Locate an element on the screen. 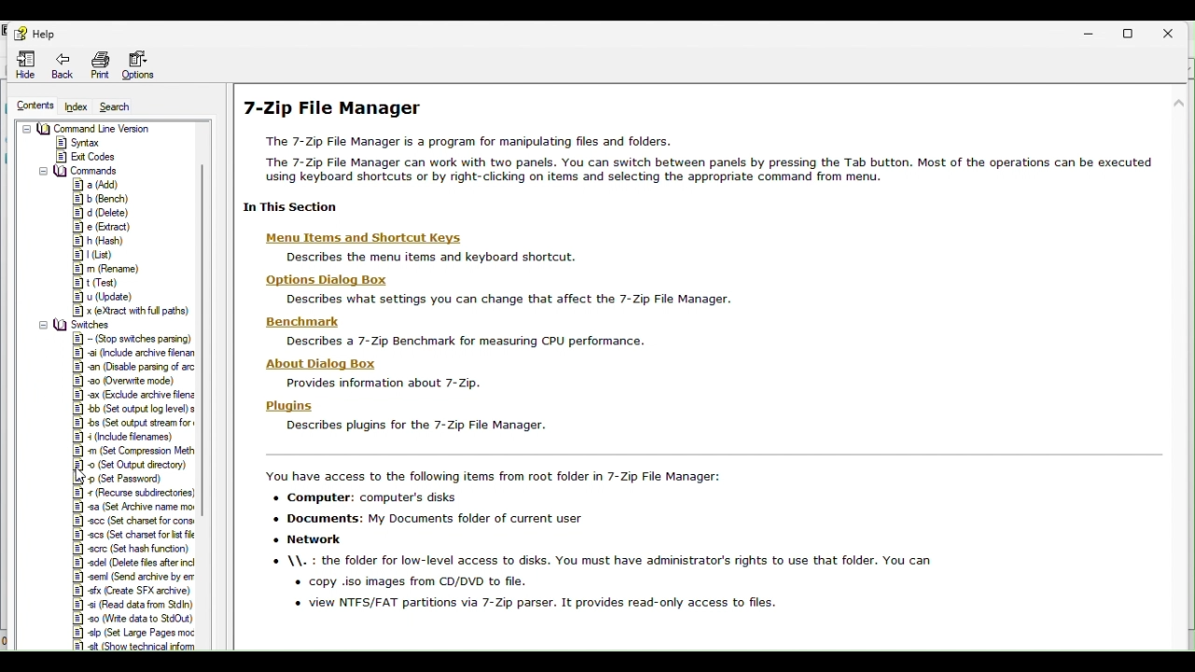 The width and height of the screenshot is (1195, 672). stop is located at coordinates (133, 339).